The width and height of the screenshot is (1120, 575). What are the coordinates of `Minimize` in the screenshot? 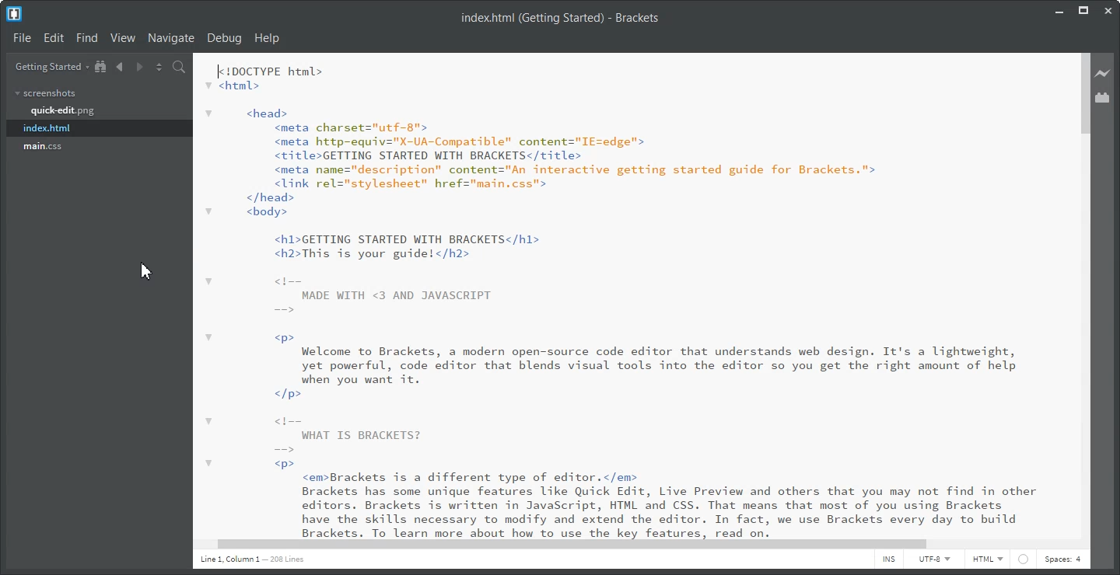 It's located at (1059, 10).